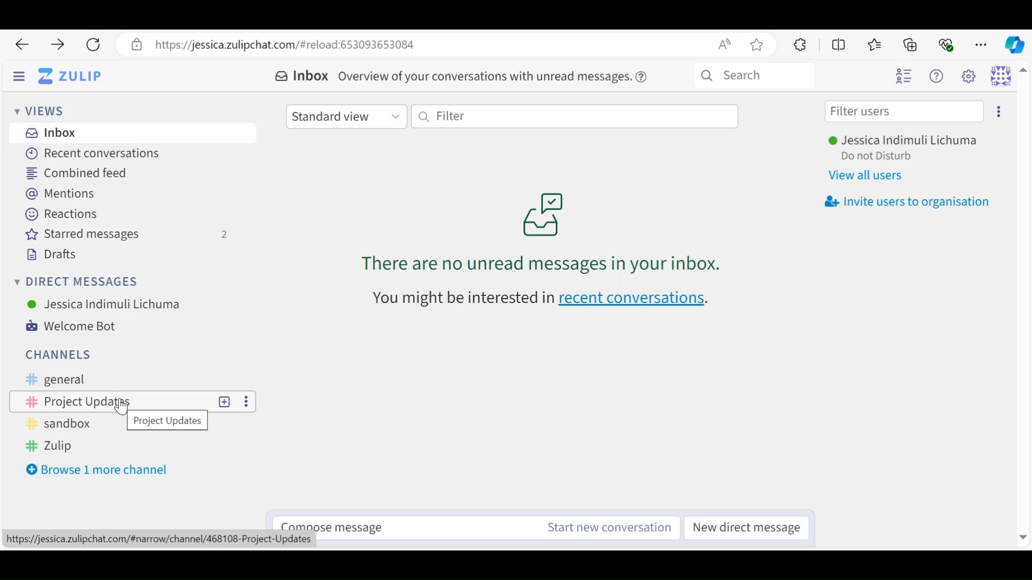 The height and width of the screenshot is (580, 1032). What do you see at coordinates (134, 424) in the screenshot?
I see `Channel` at bounding box center [134, 424].